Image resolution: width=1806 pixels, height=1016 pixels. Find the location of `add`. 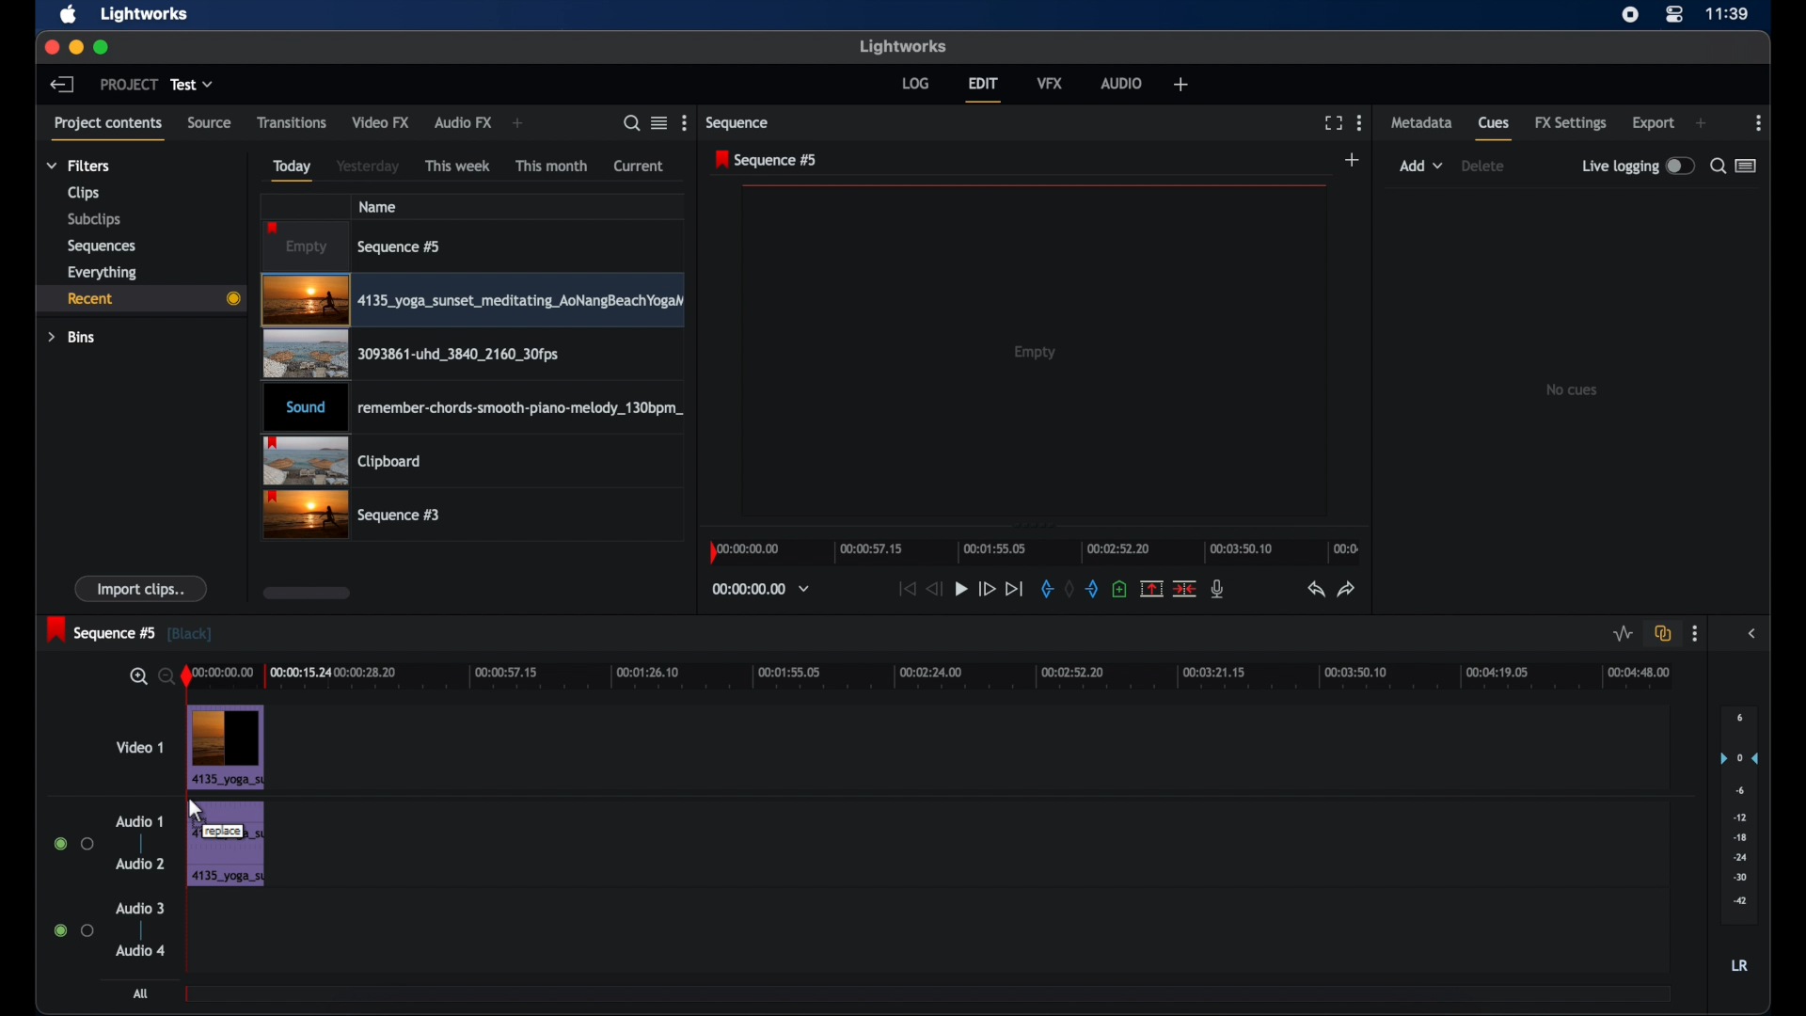

add is located at coordinates (1701, 123).